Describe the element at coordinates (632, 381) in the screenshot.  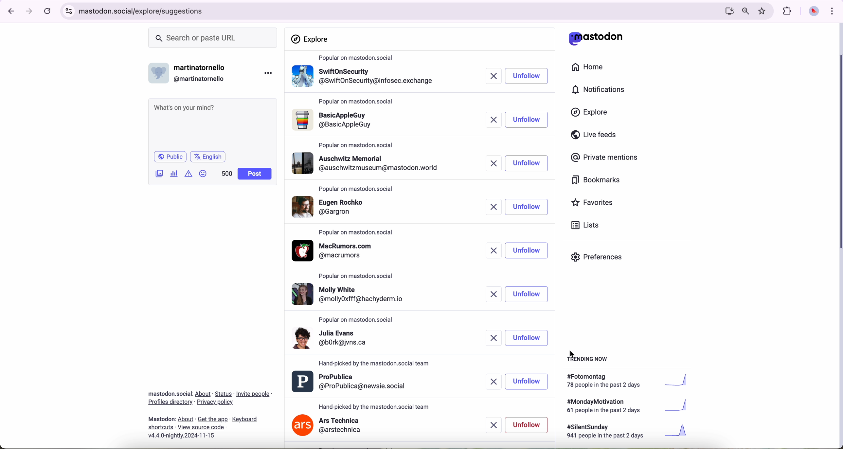
I see `#fotomontag` at that location.